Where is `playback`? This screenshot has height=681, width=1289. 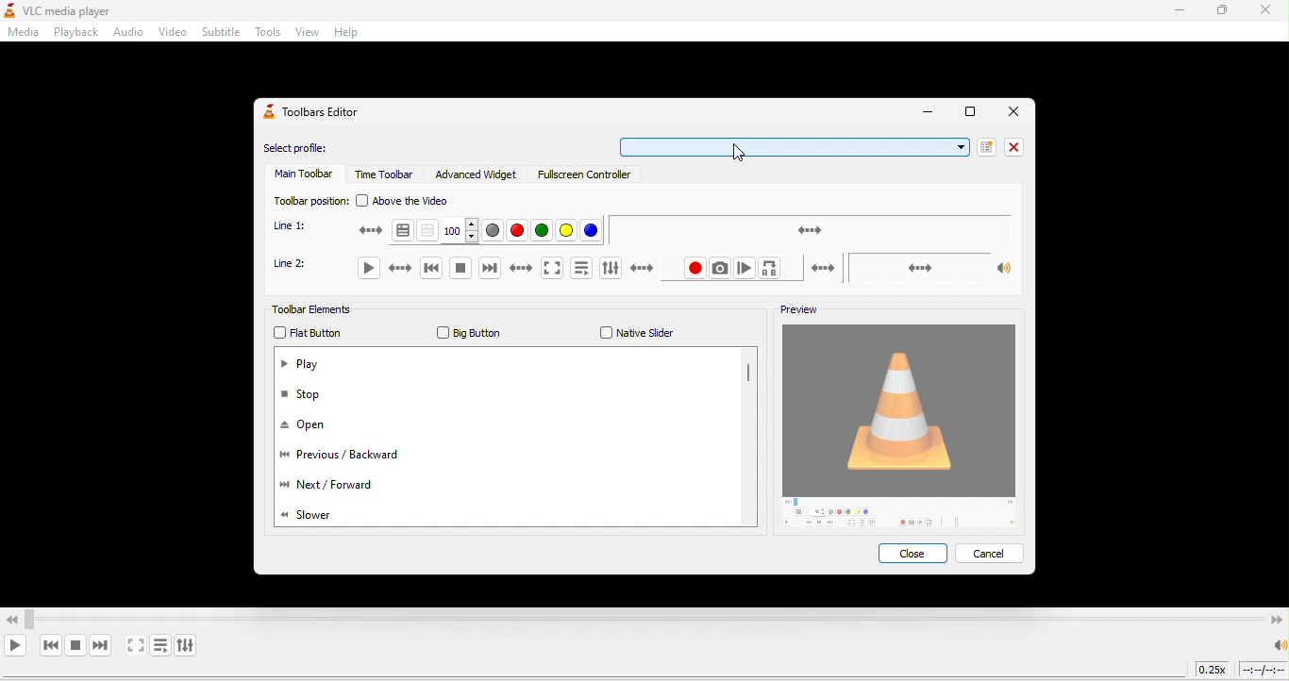
playback is located at coordinates (73, 32).